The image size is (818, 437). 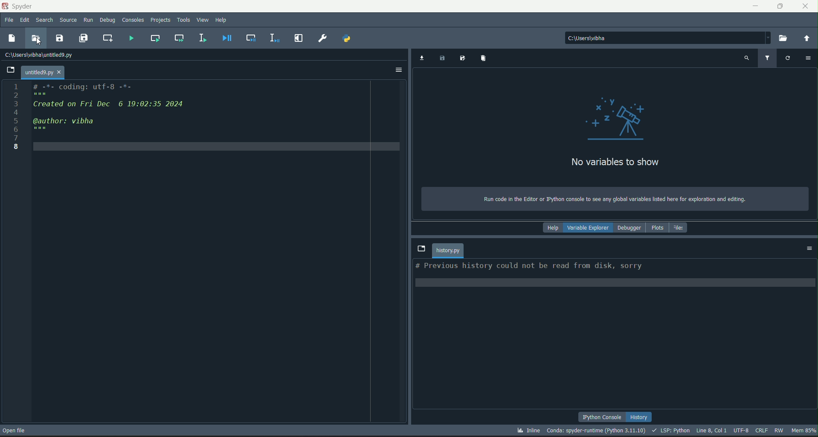 I want to click on view, so click(x=204, y=20).